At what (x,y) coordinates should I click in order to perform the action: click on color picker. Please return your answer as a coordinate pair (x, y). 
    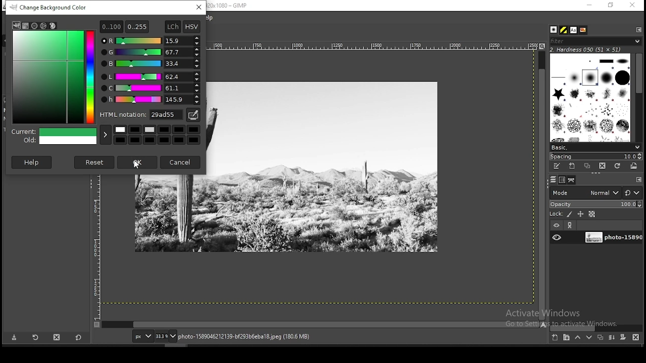
    Looking at the image, I should click on (192, 115).